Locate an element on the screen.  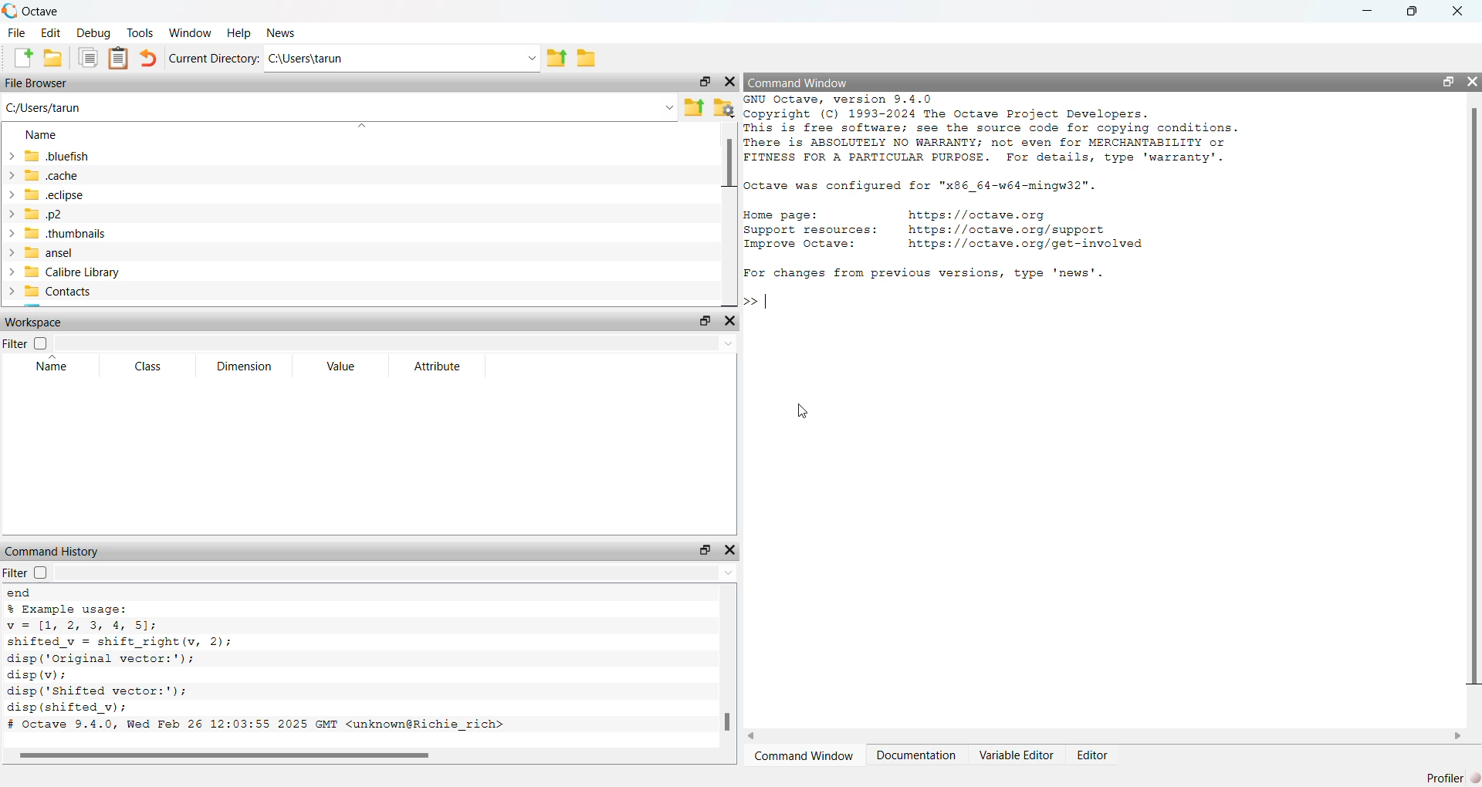
file browser is located at coordinates (46, 84).